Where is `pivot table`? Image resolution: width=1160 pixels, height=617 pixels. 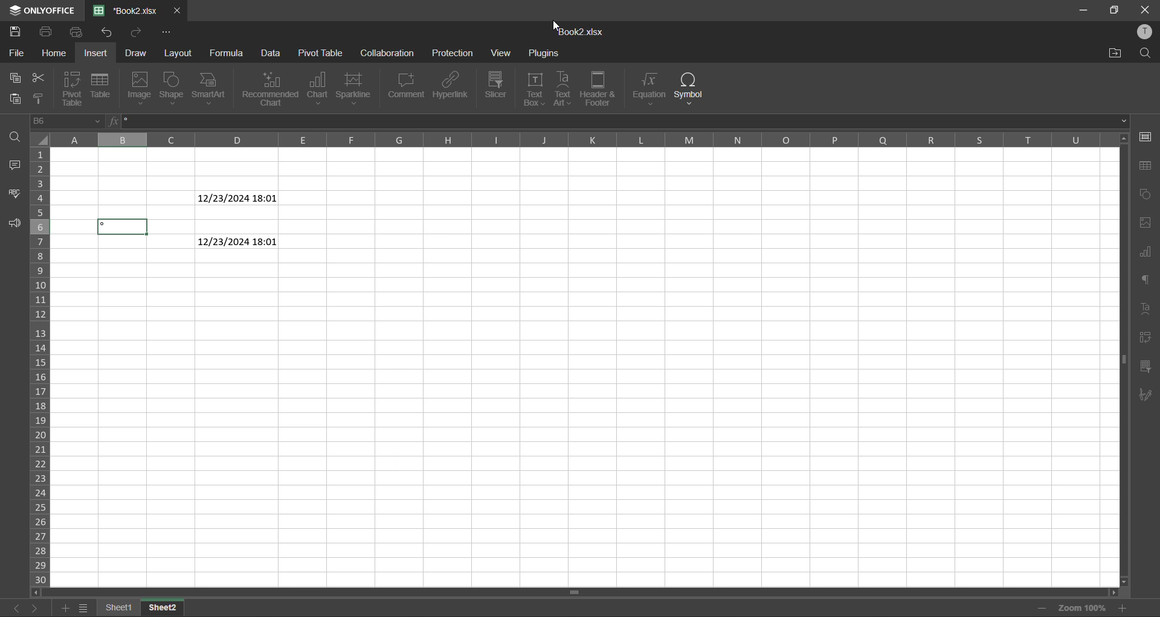 pivot table is located at coordinates (323, 53).